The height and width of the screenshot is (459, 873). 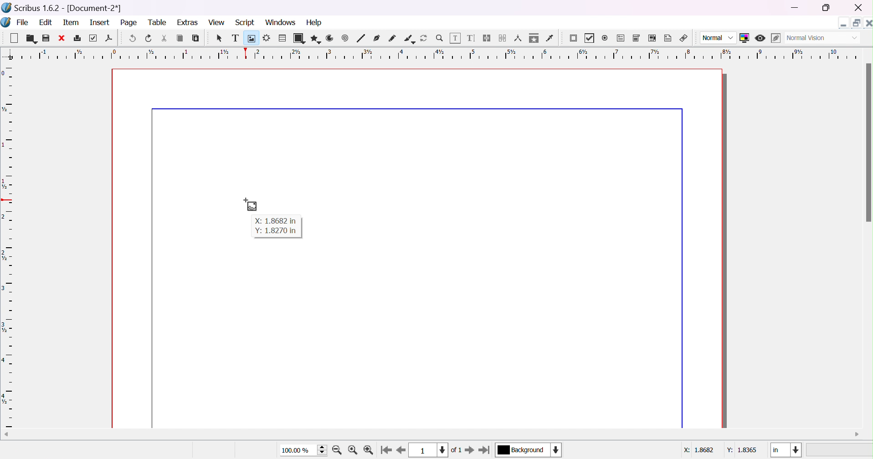 What do you see at coordinates (5, 433) in the screenshot?
I see `scroll left` at bounding box center [5, 433].